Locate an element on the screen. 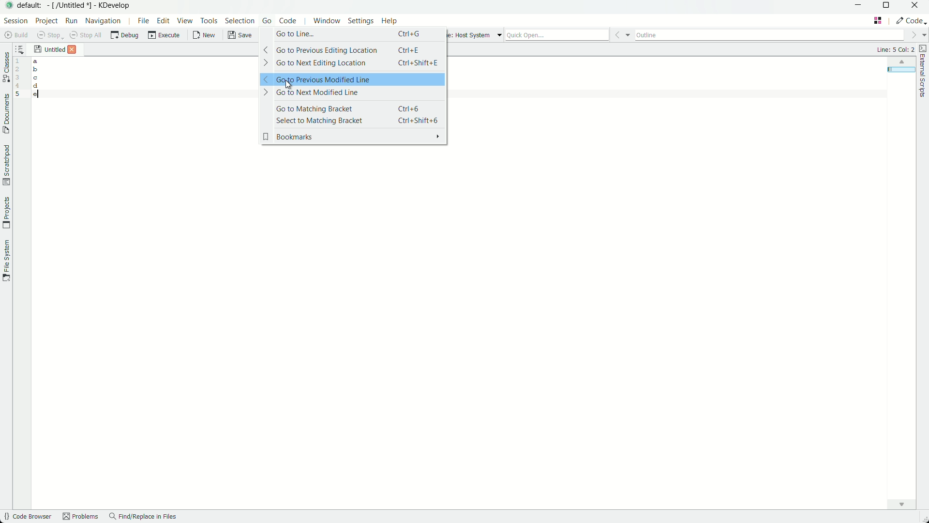 Image resolution: width=929 pixels, height=523 pixels. minimize is located at coordinates (858, 6).